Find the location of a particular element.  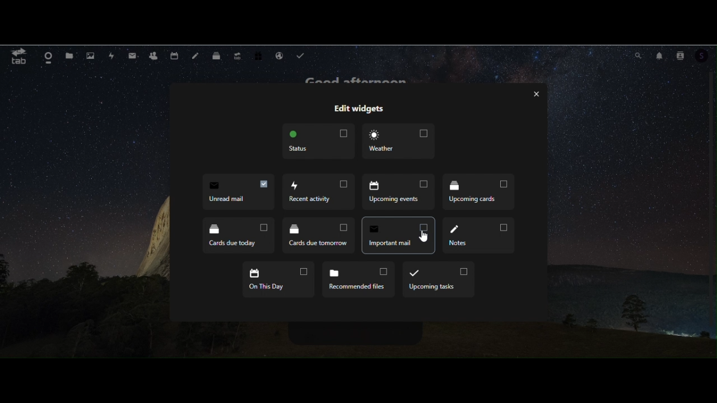

unread mail enabled is located at coordinates (238, 192).